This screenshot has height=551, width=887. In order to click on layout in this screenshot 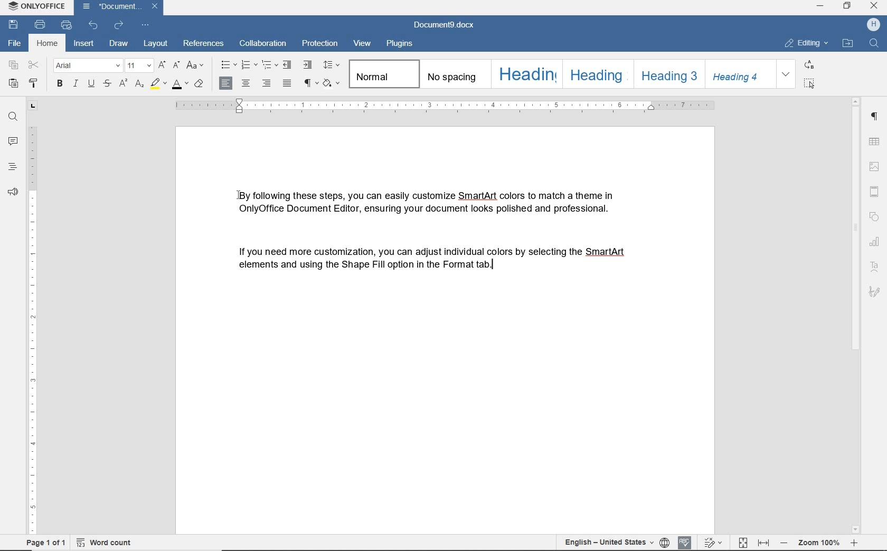, I will do `click(155, 42)`.